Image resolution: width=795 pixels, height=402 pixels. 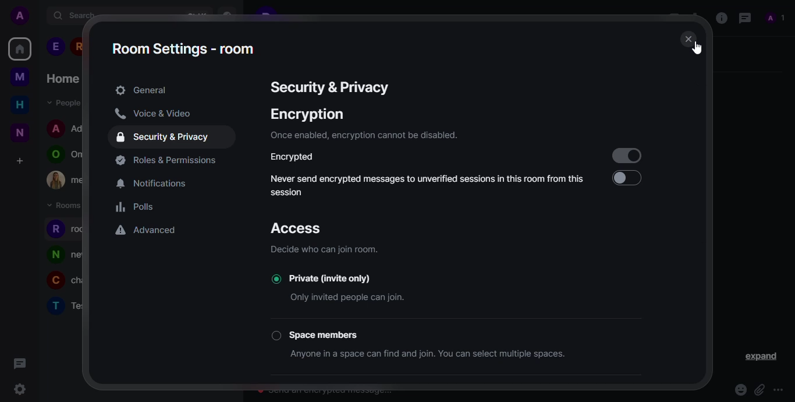 What do you see at coordinates (759, 356) in the screenshot?
I see `expand` at bounding box center [759, 356].